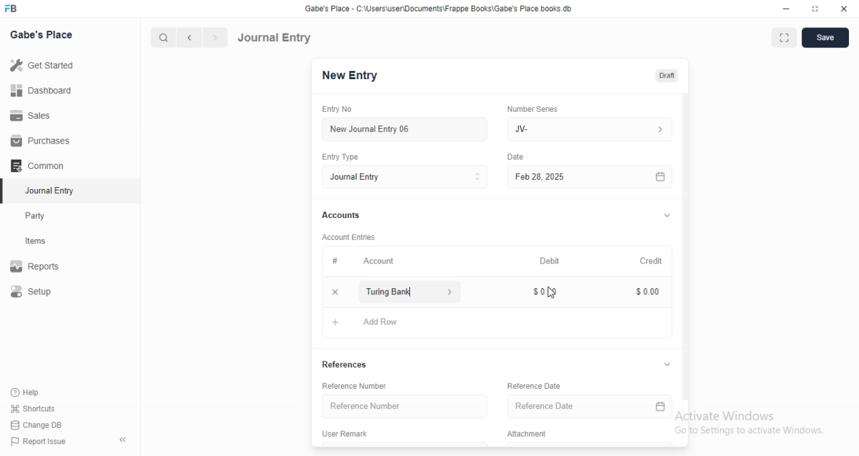 Image resolution: width=859 pixels, height=456 pixels. I want to click on restore down, so click(816, 10).